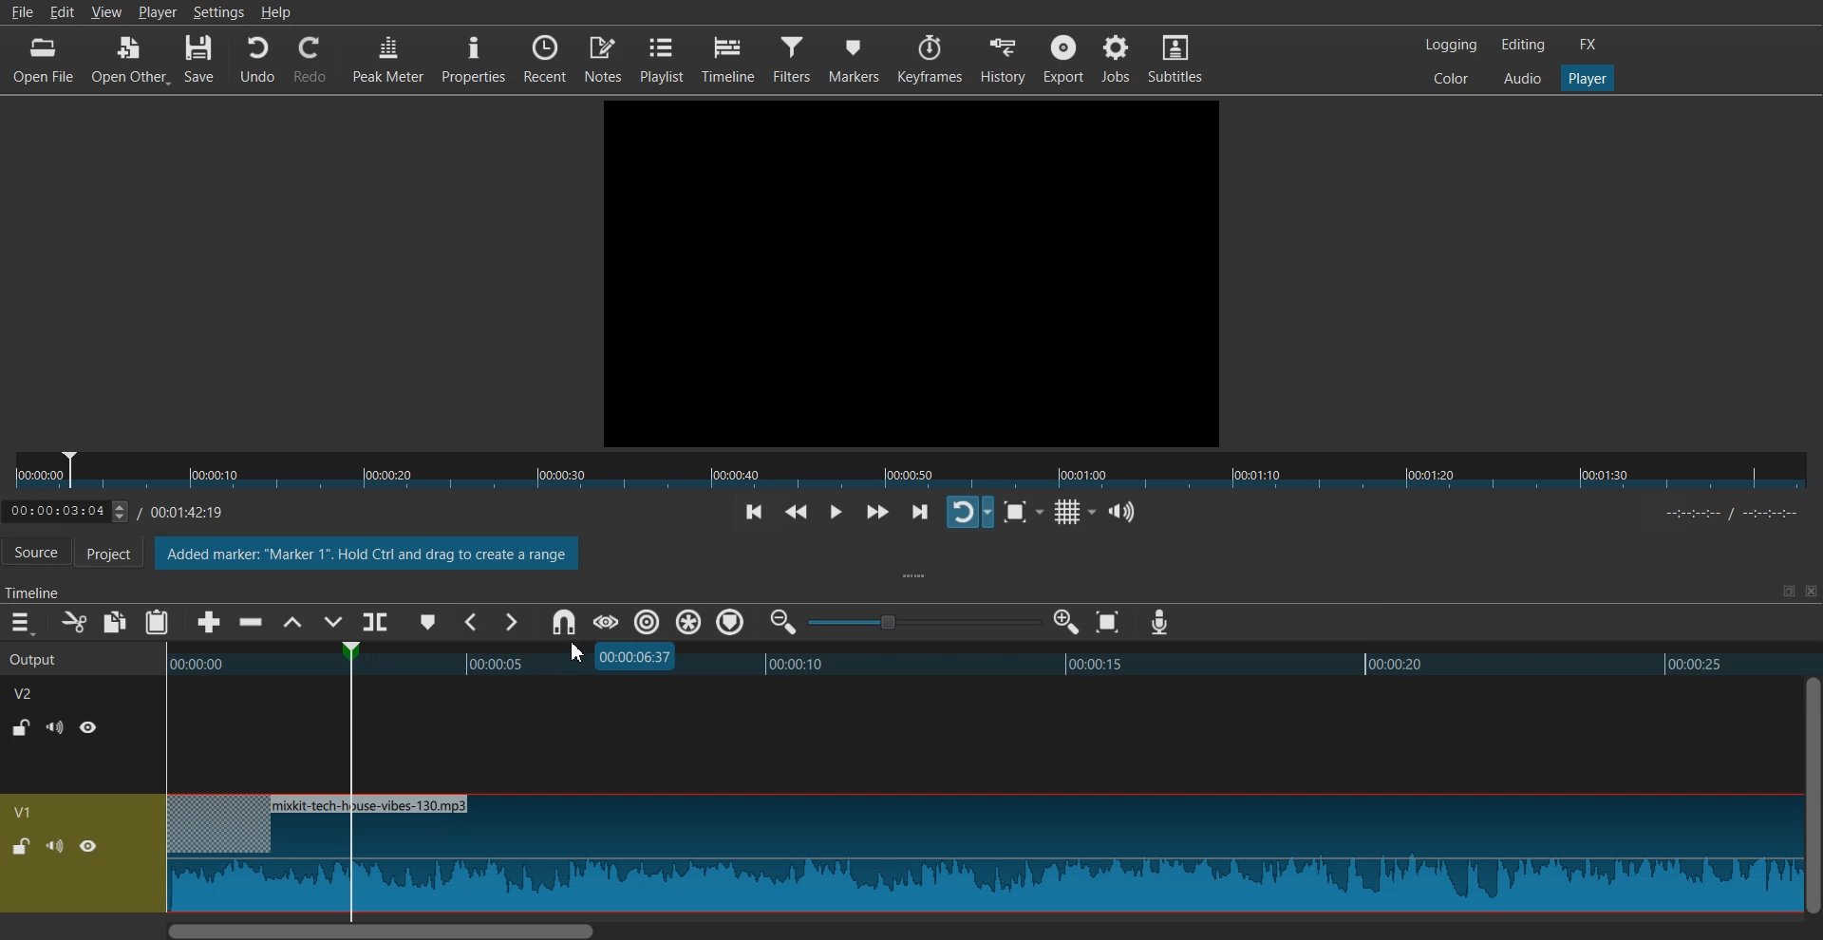  Describe the element at coordinates (969, 512) in the screenshot. I see `Toggle player lopping` at that location.